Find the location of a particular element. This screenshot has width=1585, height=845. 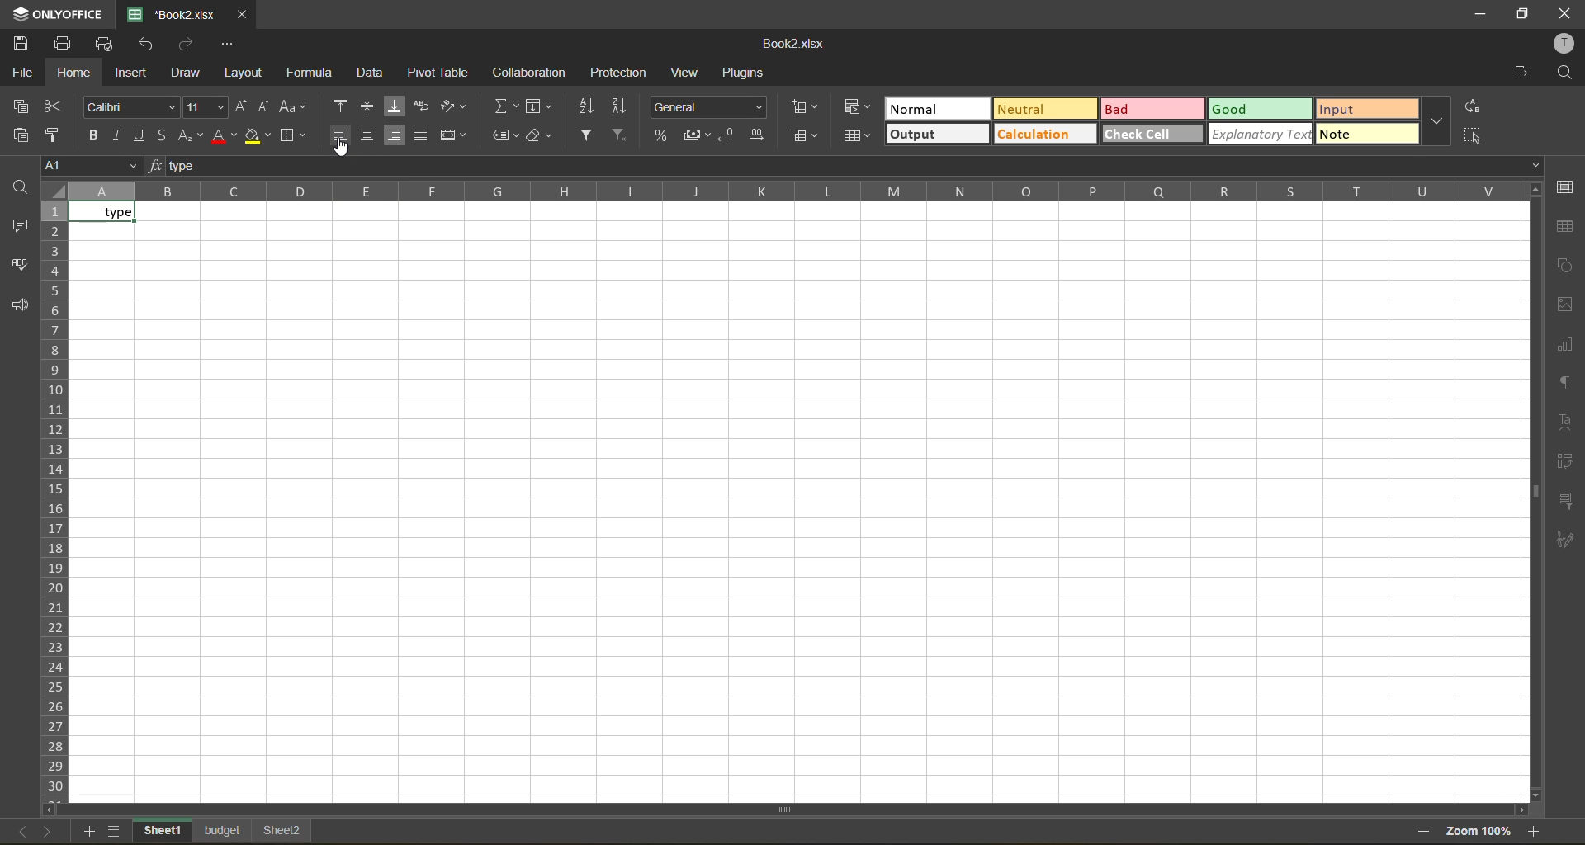

italic is located at coordinates (120, 134).